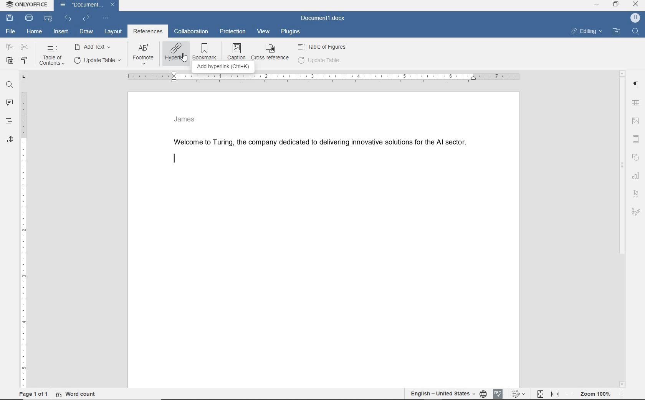 The height and width of the screenshot is (400, 645). Describe the element at coordinates (86, 18) in the screenshot. I see `redo` at that location.